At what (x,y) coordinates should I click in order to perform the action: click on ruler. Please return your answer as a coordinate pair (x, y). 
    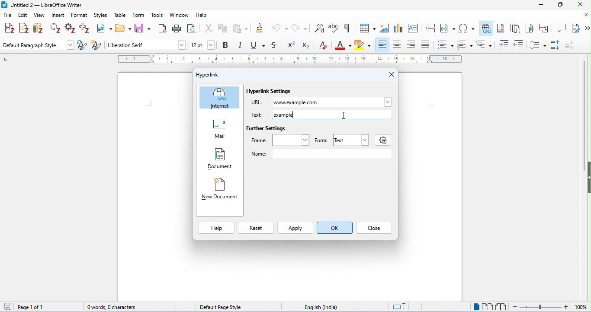
    Looking at the image, I should click on (290, 59).